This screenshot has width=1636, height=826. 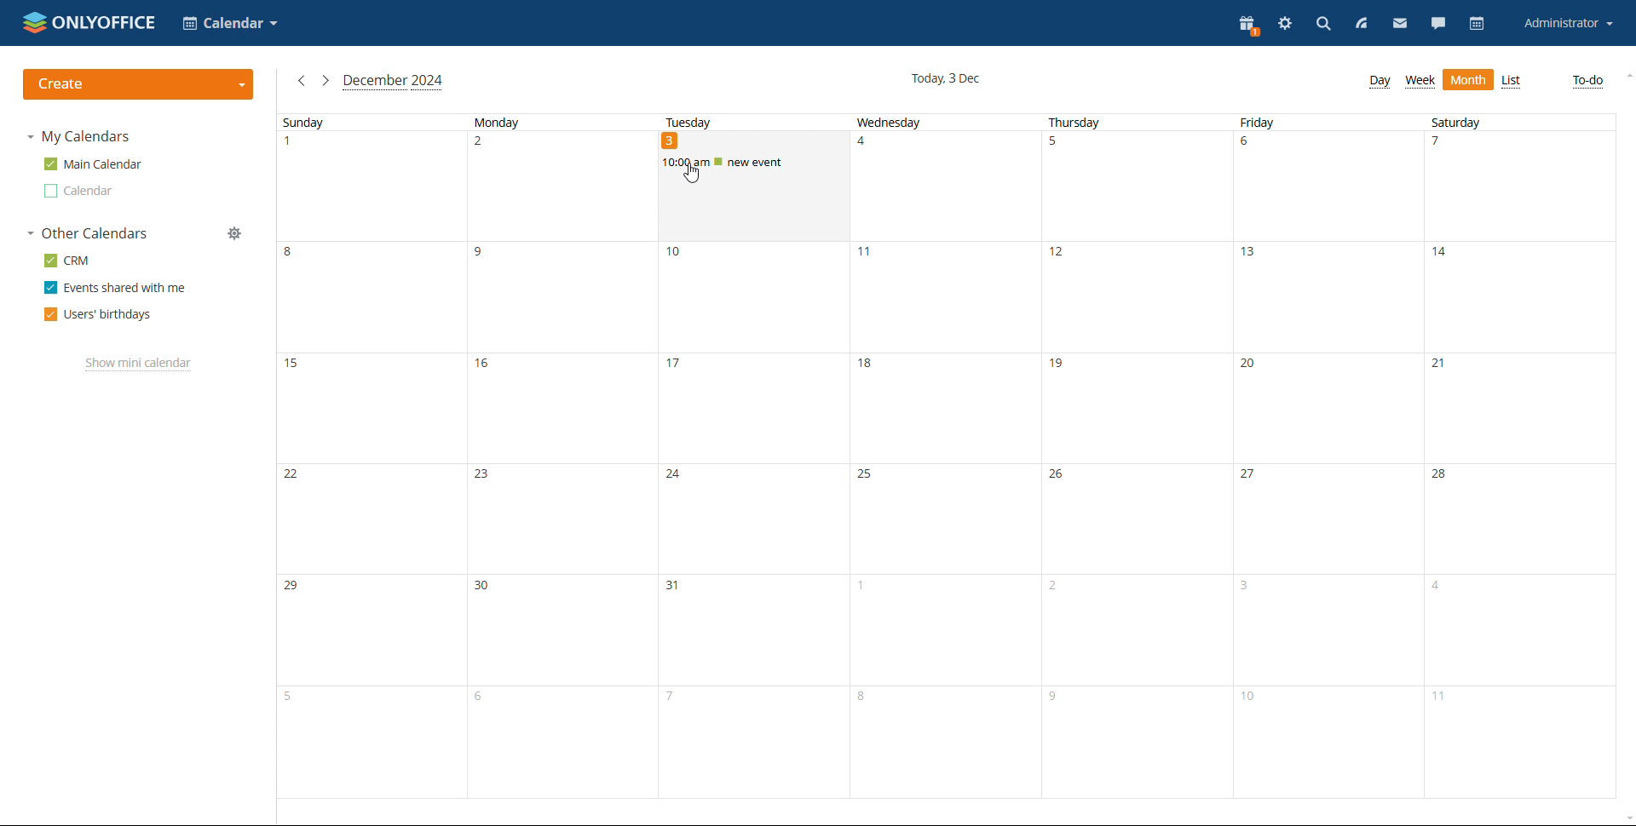 I want to click on 10, so click(x=751, y=298).